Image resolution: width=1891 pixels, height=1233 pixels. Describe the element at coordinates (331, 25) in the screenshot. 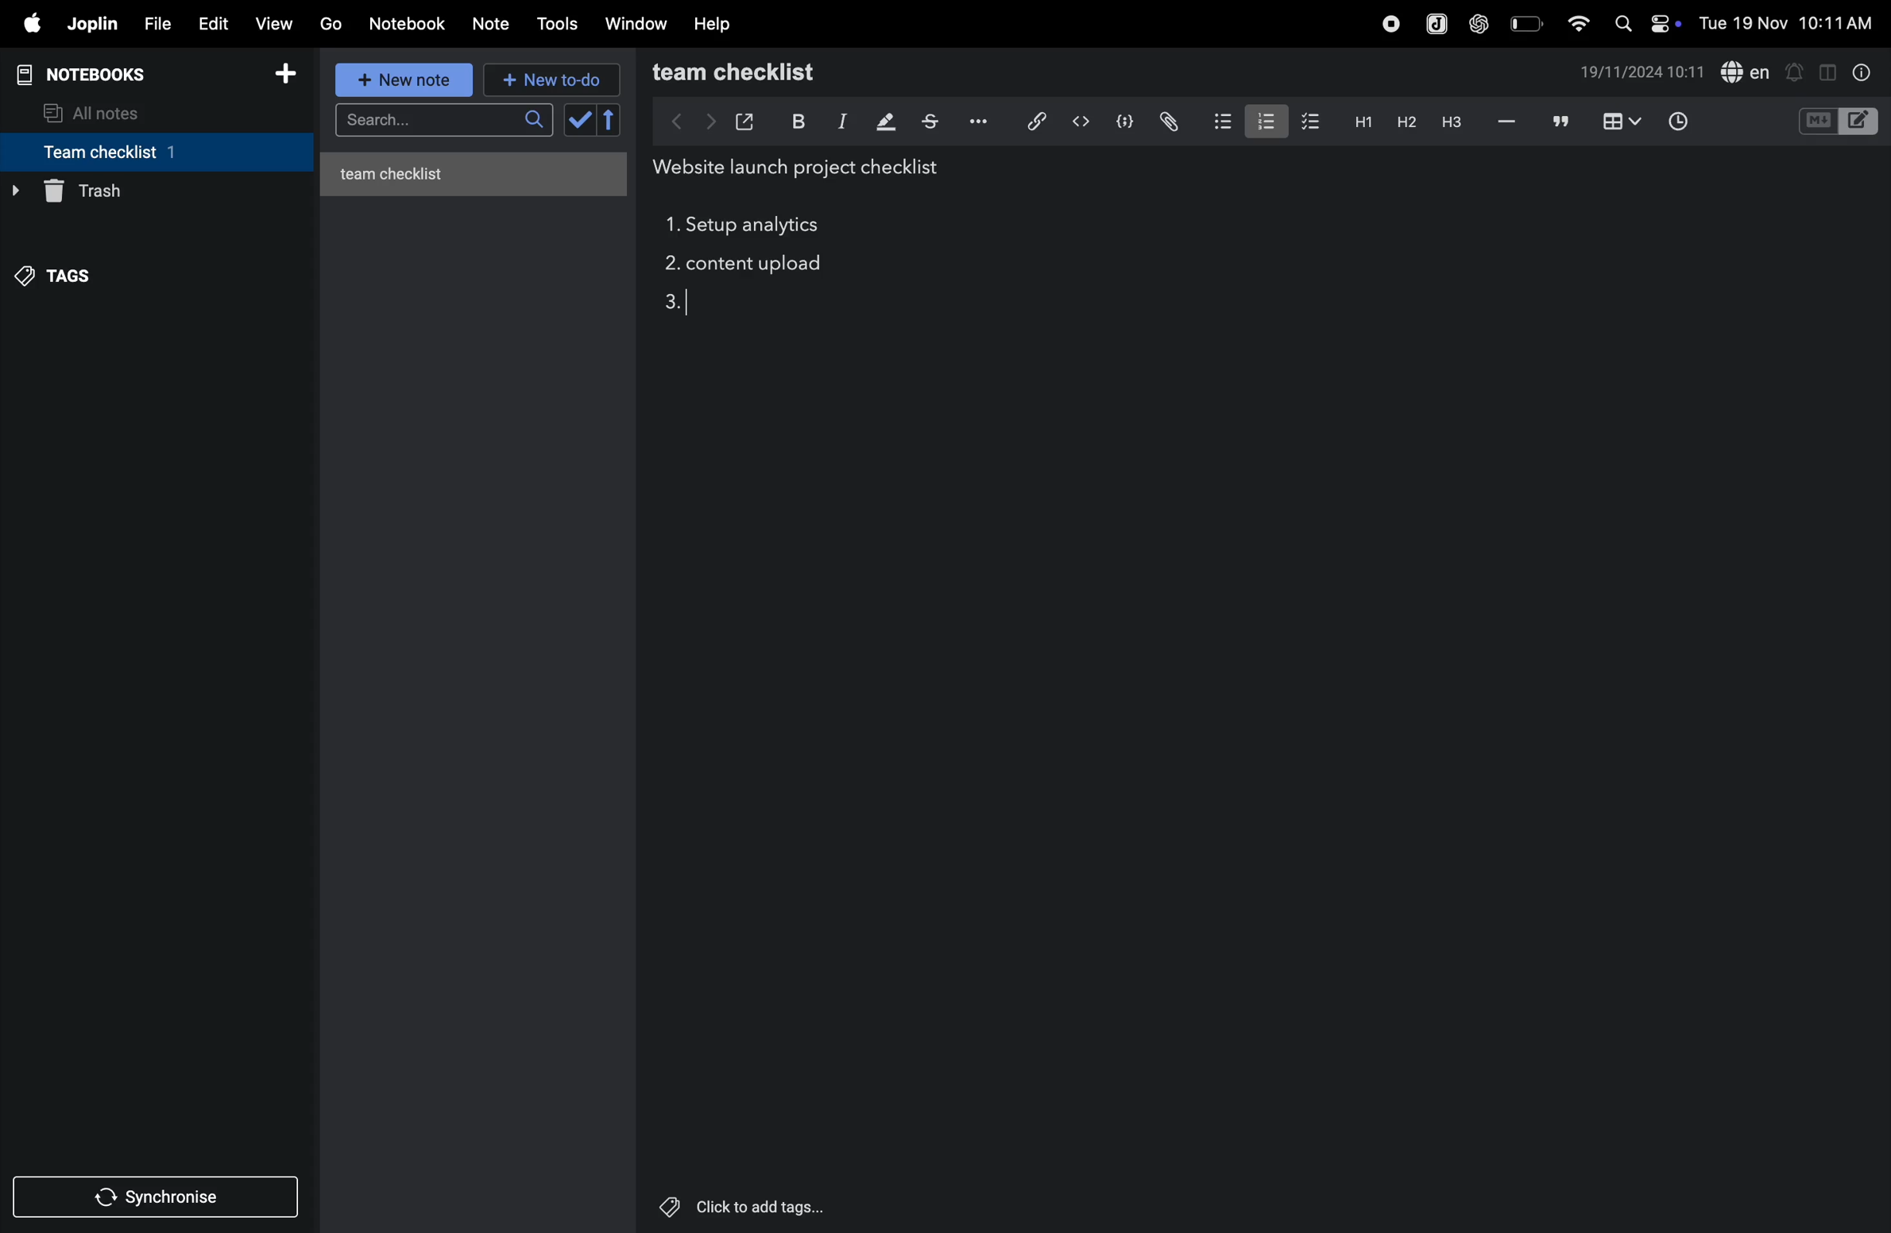

I see `go` at that location.